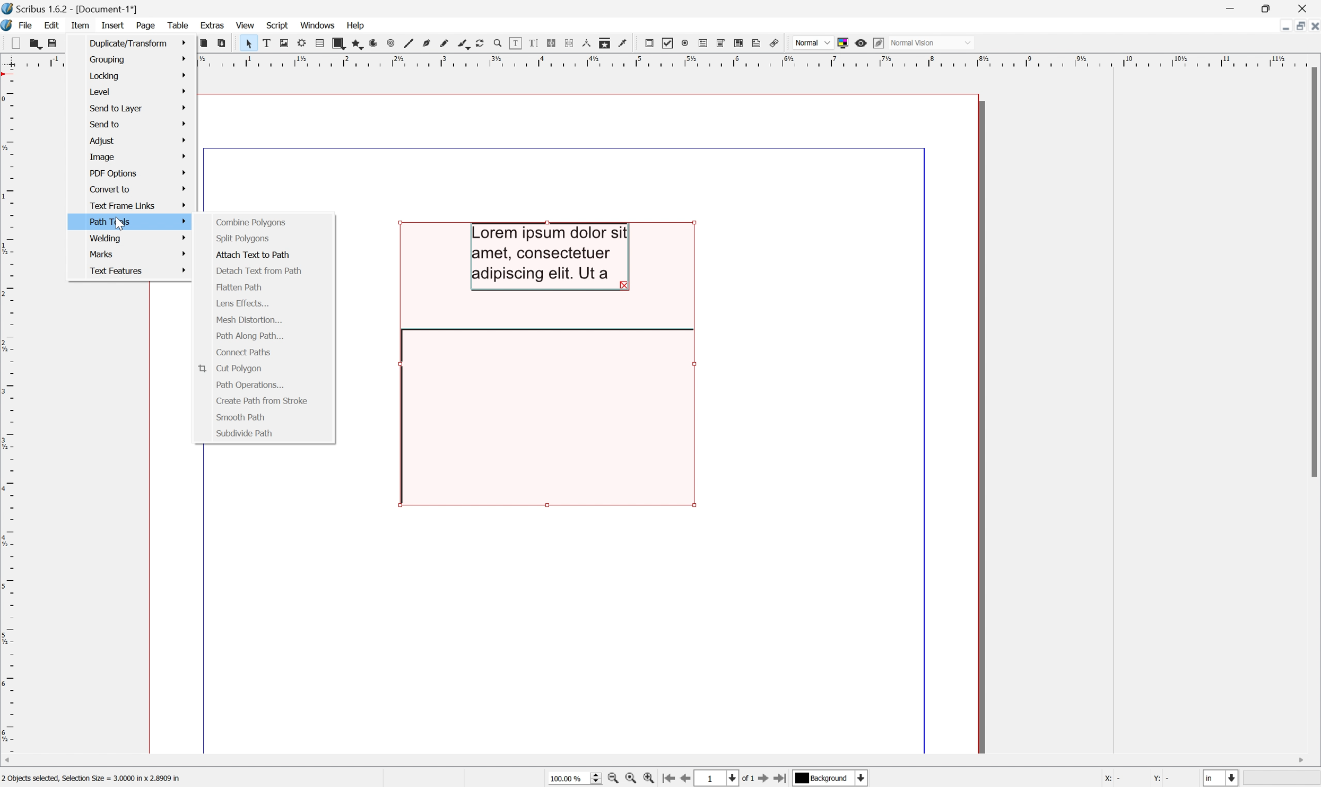 This screenshot has width=1321, height=787. I want to click on Lens effects..., so click(243, 304).